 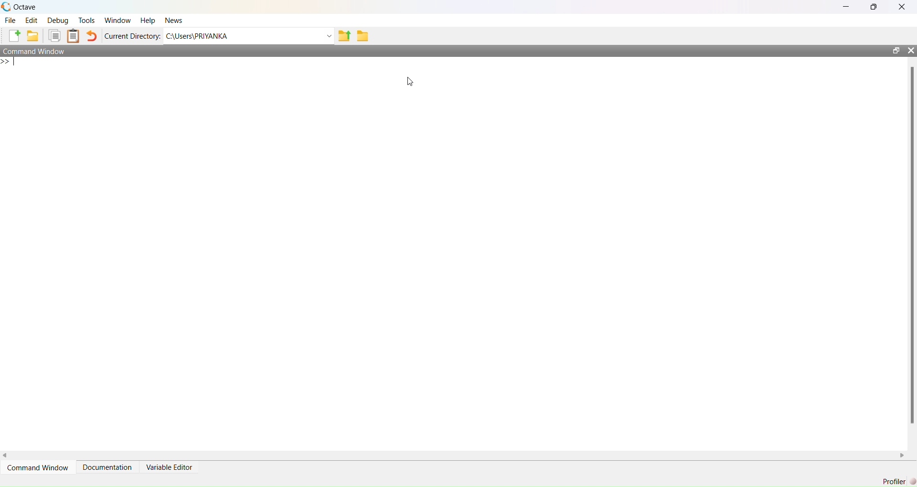 What do you see at coordinates (34, 51) in the screenshot?
I see `Command Window` at bounding box center [34, 51].